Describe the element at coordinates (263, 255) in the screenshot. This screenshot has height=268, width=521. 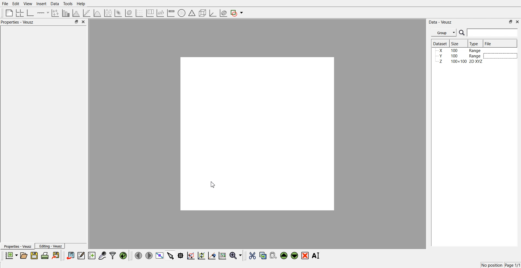
I see `Copy the selected widget` at that location.